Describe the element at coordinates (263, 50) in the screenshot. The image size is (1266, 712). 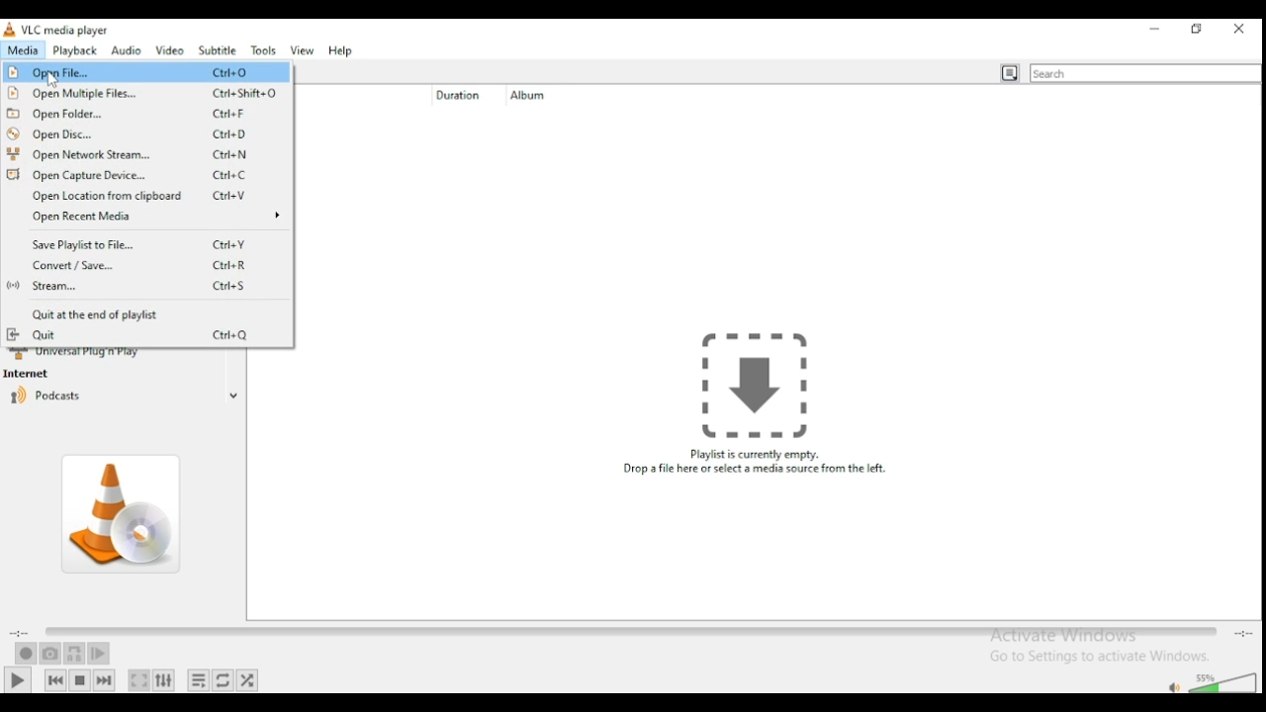
I see `tools` at that location.